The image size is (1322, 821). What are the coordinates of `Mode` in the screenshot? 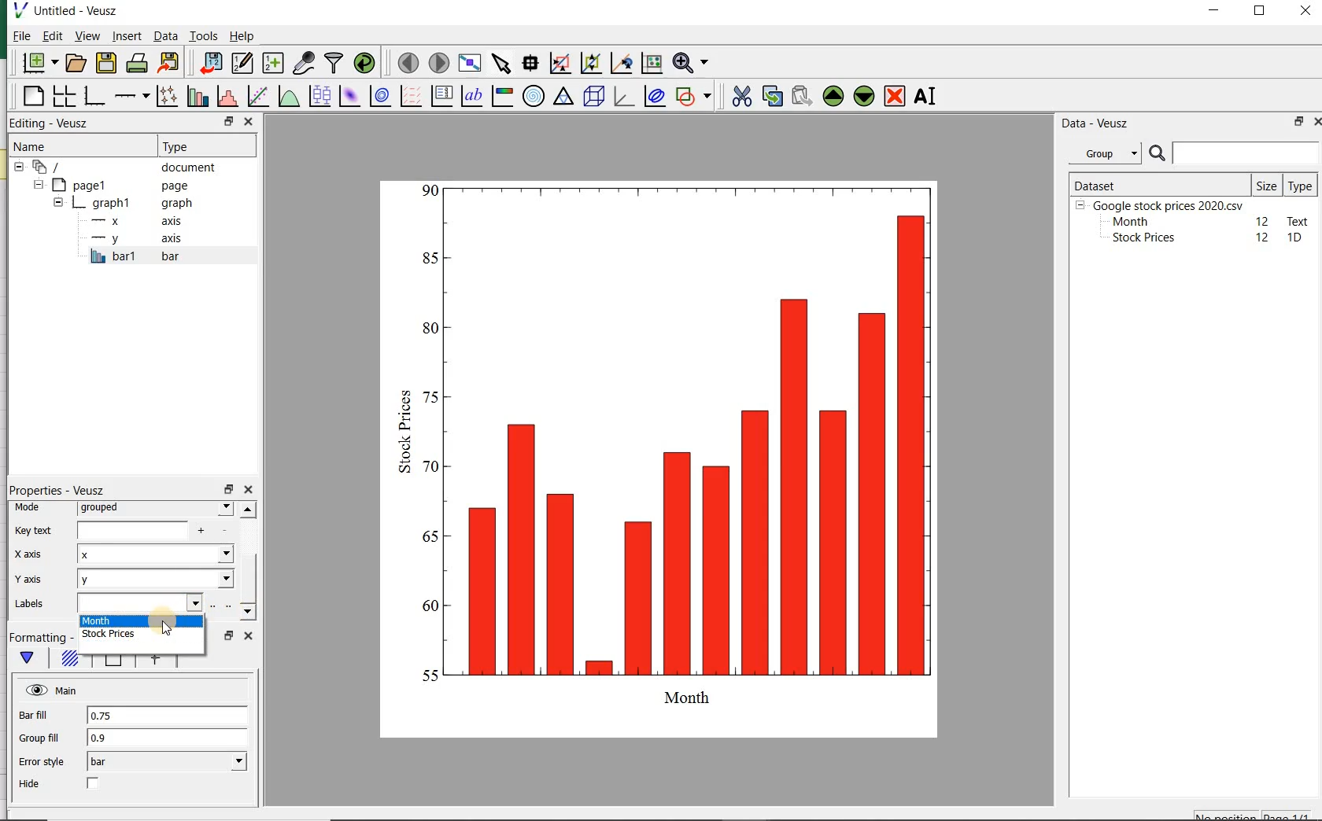 It's located at (30, 509).